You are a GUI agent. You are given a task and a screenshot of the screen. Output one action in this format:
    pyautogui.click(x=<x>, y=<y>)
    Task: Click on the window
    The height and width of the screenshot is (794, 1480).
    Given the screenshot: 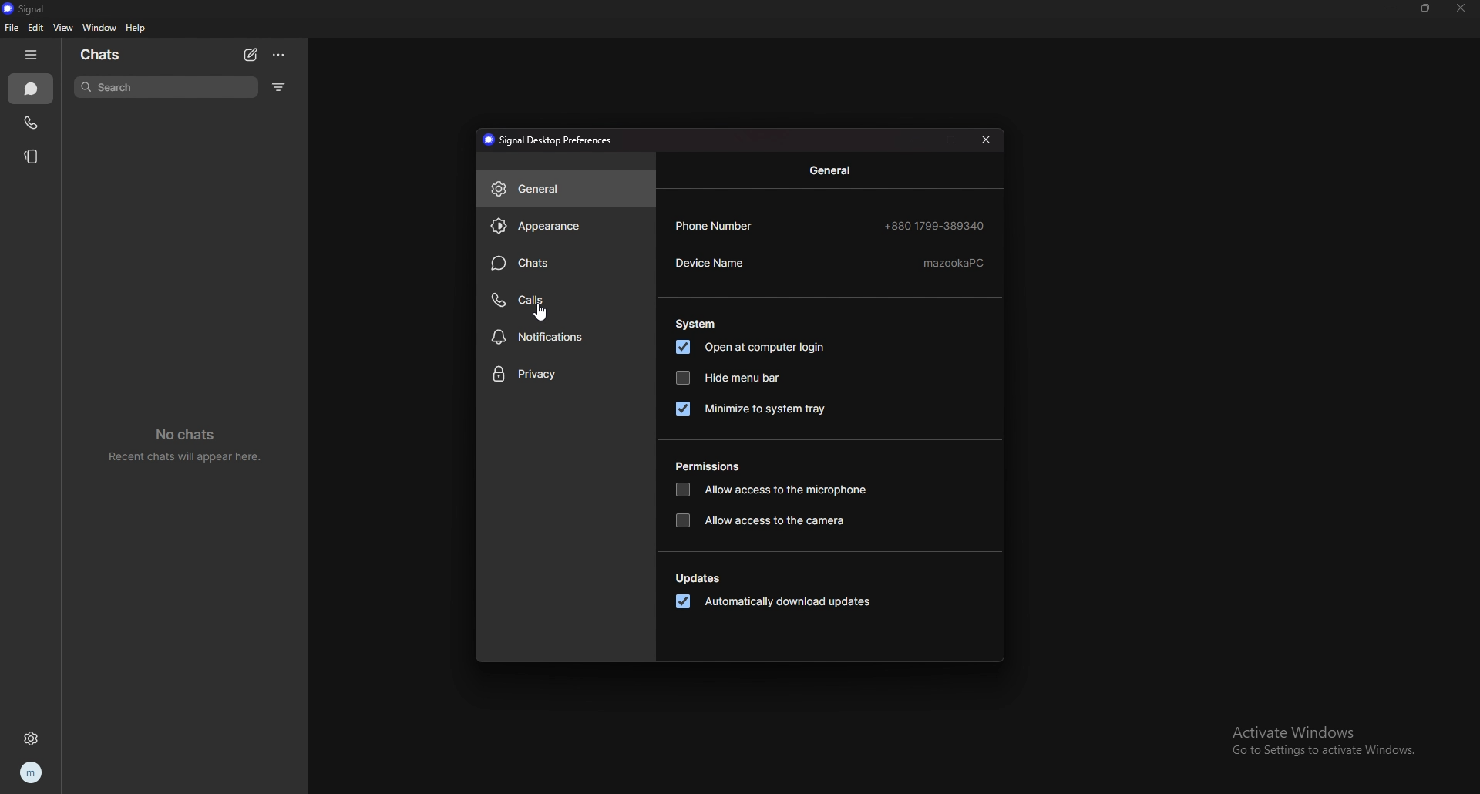 What is the action you would take?
    pyautogui.click(x=101, y=28)
    